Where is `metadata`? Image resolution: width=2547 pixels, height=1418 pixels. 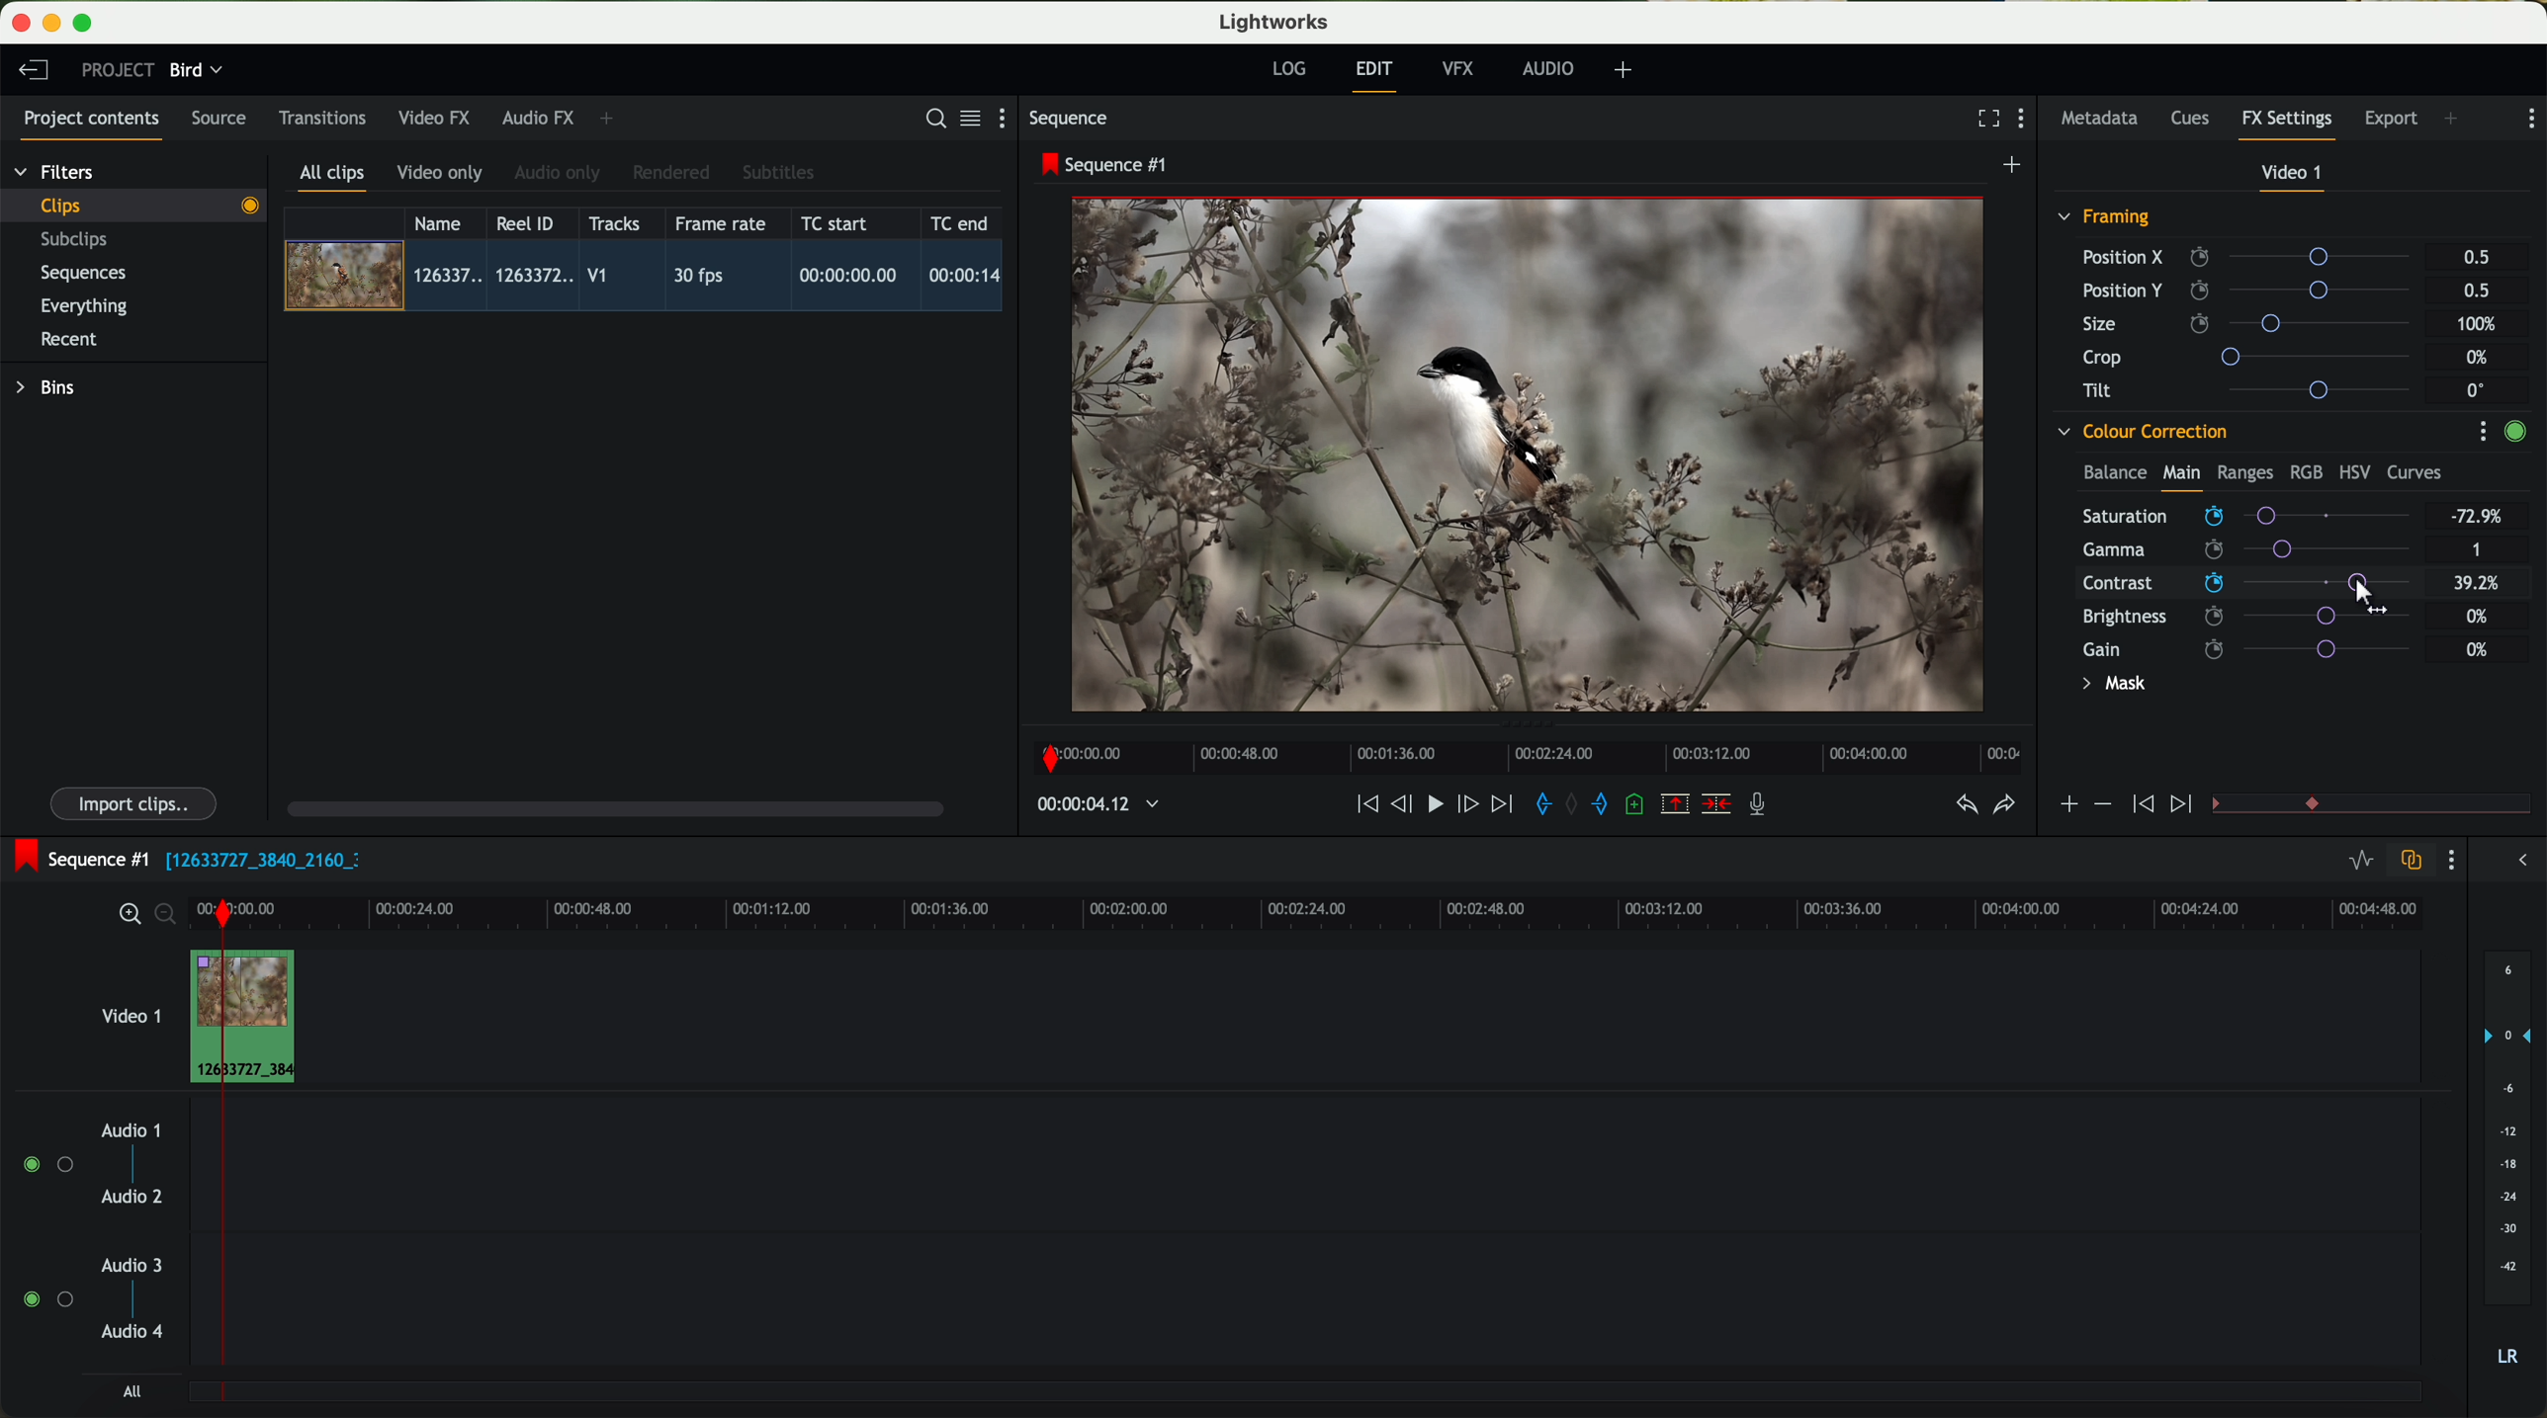
metadata is located at coordinates (2104, 120).